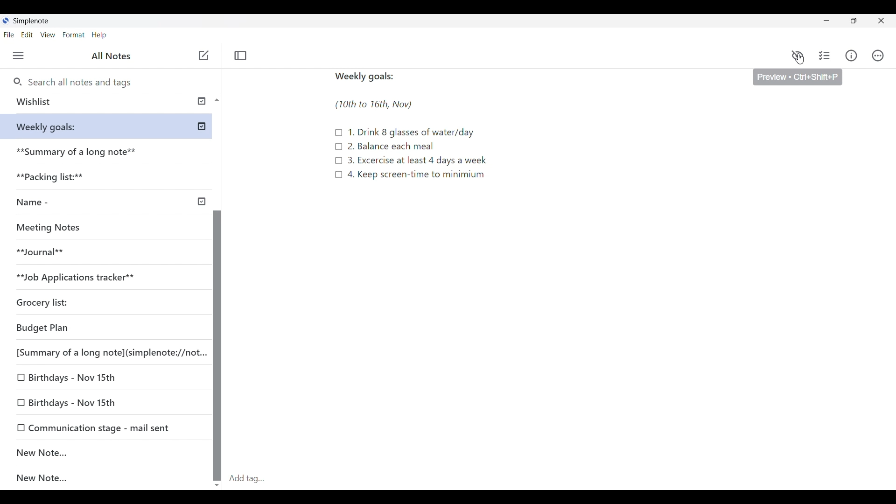 The height and width of the screenshot is (504, 896). What do you see at coordinates (100, 35) in the screenshot?
I see `Help` at bounding box center [100, 35].